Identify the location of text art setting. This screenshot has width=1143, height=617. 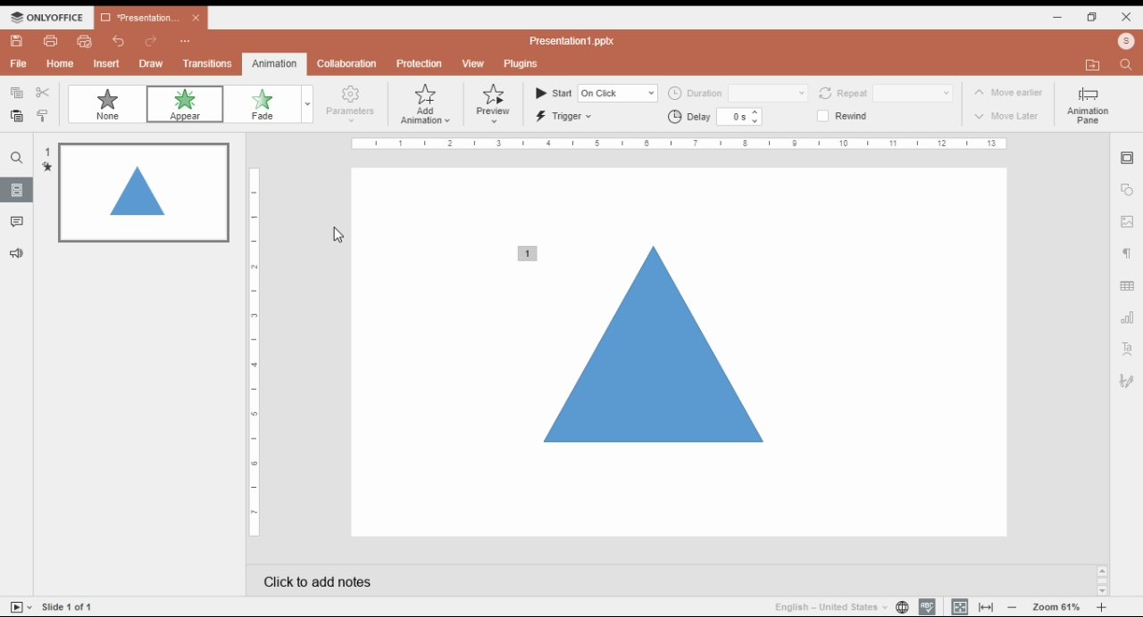
(1127, 349).